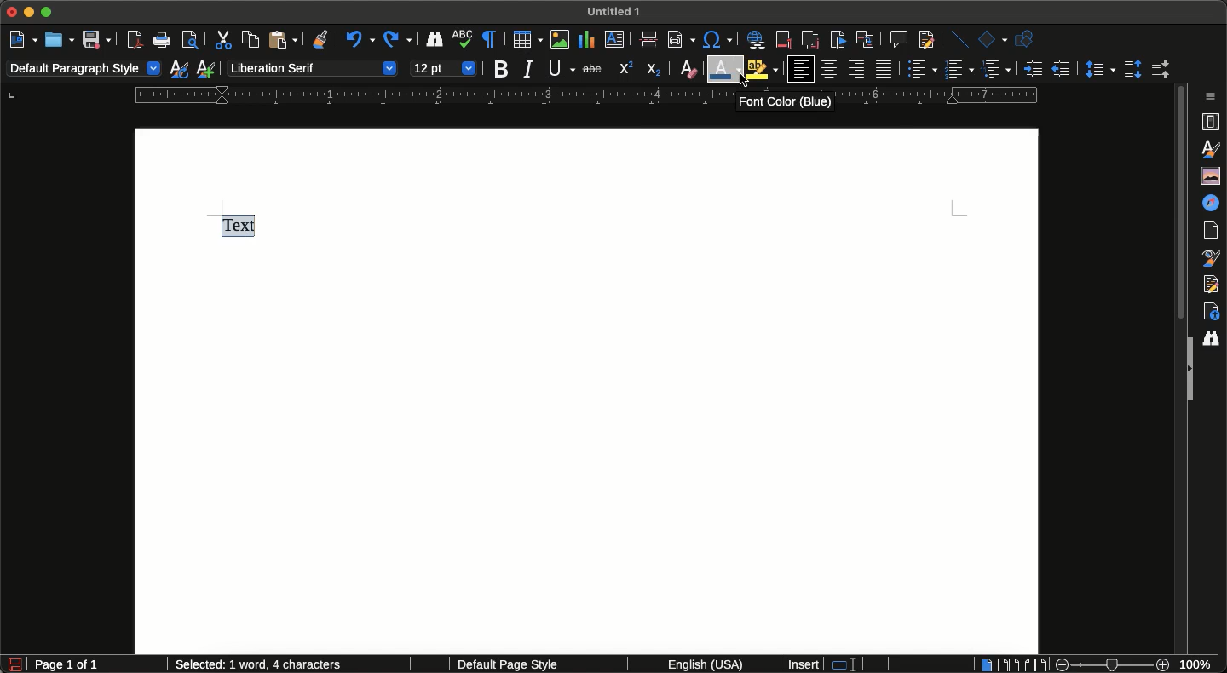 The width and height of the screenshot is (1227, 673). What do you see at coordinates (49, 12) in the screenshot?
I see `Maximize` at bounding box center [49, 12].